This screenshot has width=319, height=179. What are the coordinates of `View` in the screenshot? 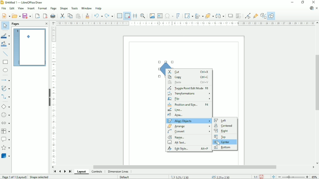 It's located at (21, 8).